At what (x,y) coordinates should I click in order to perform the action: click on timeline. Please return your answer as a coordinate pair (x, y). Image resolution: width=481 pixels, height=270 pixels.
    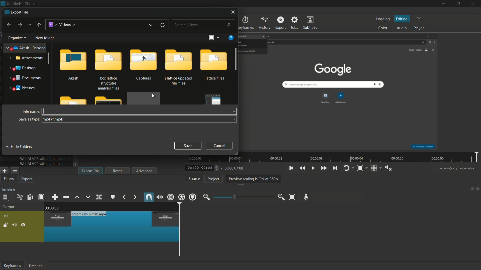
    Looking at the image, I should click on (35, 266).